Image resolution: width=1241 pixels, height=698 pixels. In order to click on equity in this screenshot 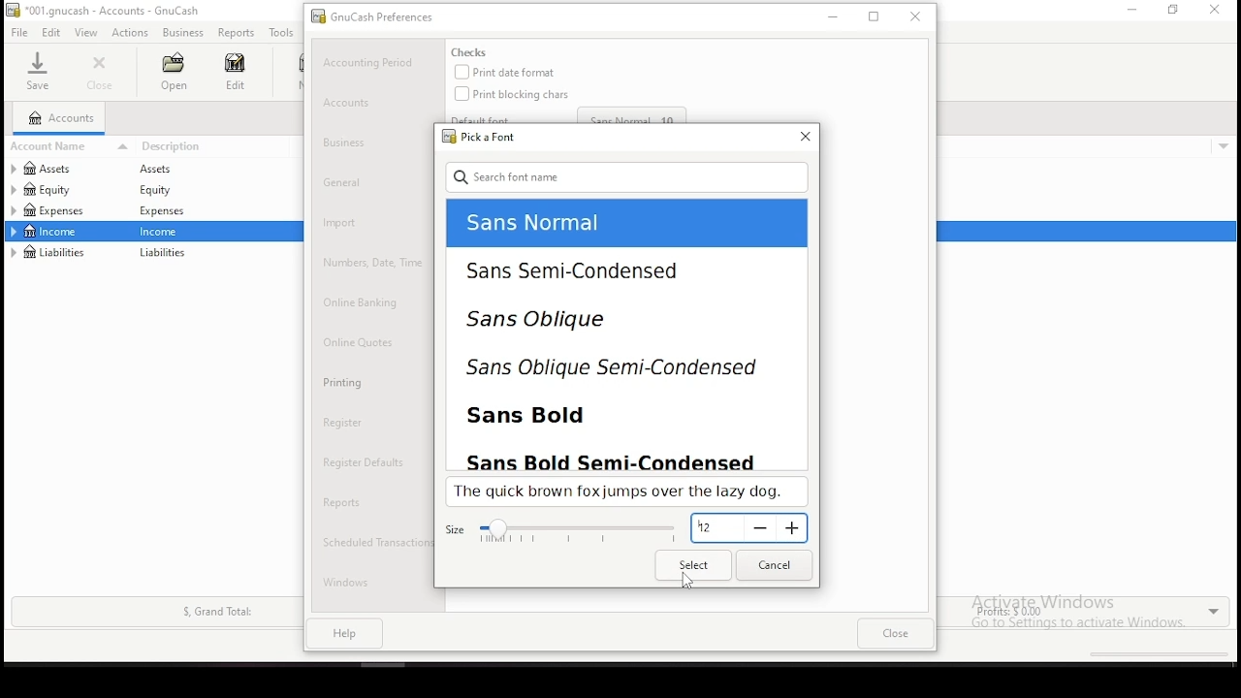, I will do `click(160, 190)`.